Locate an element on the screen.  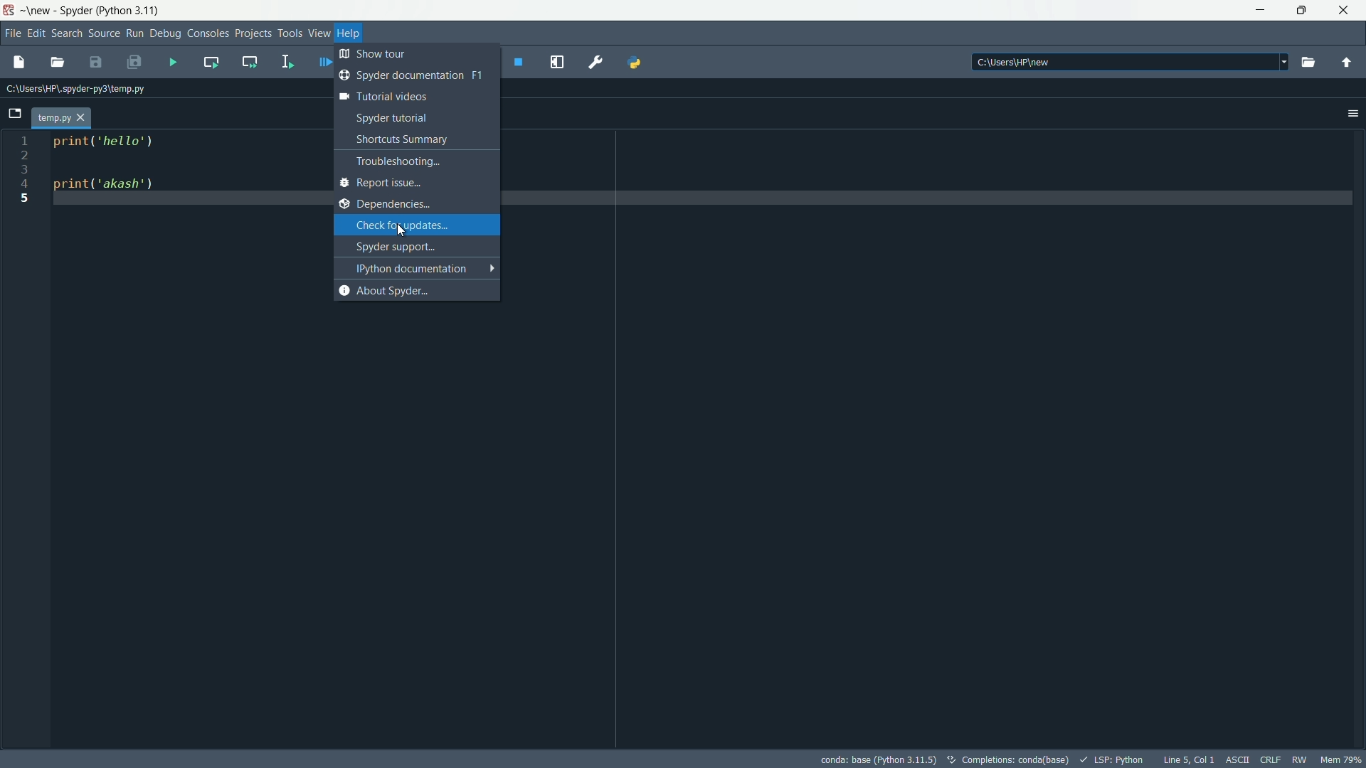
browse a working directory is located at coordinates (1308, 63).